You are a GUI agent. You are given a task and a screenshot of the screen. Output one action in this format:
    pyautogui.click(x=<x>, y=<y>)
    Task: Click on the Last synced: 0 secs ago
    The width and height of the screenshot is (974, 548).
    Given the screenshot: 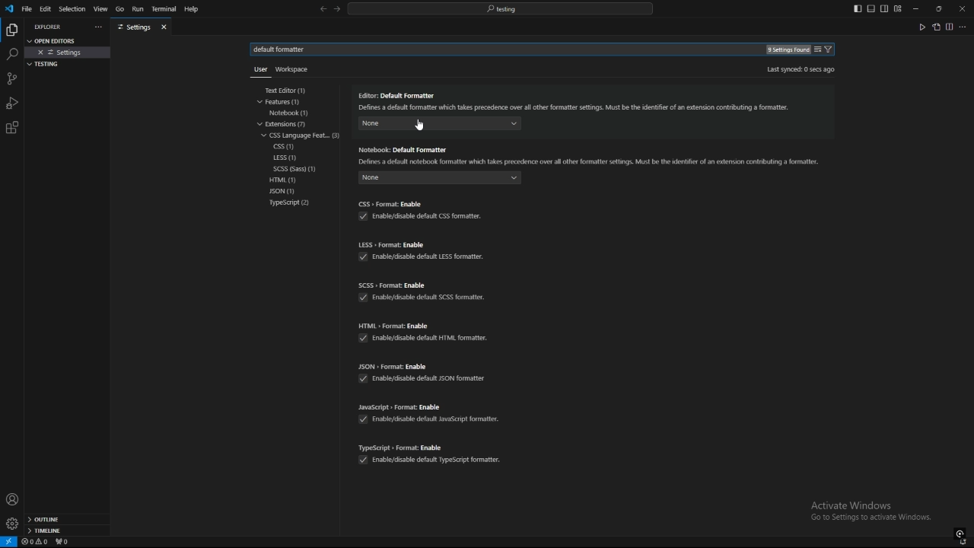 What is the action you would take?
    pyautogui.click(x=800, y=69)
    